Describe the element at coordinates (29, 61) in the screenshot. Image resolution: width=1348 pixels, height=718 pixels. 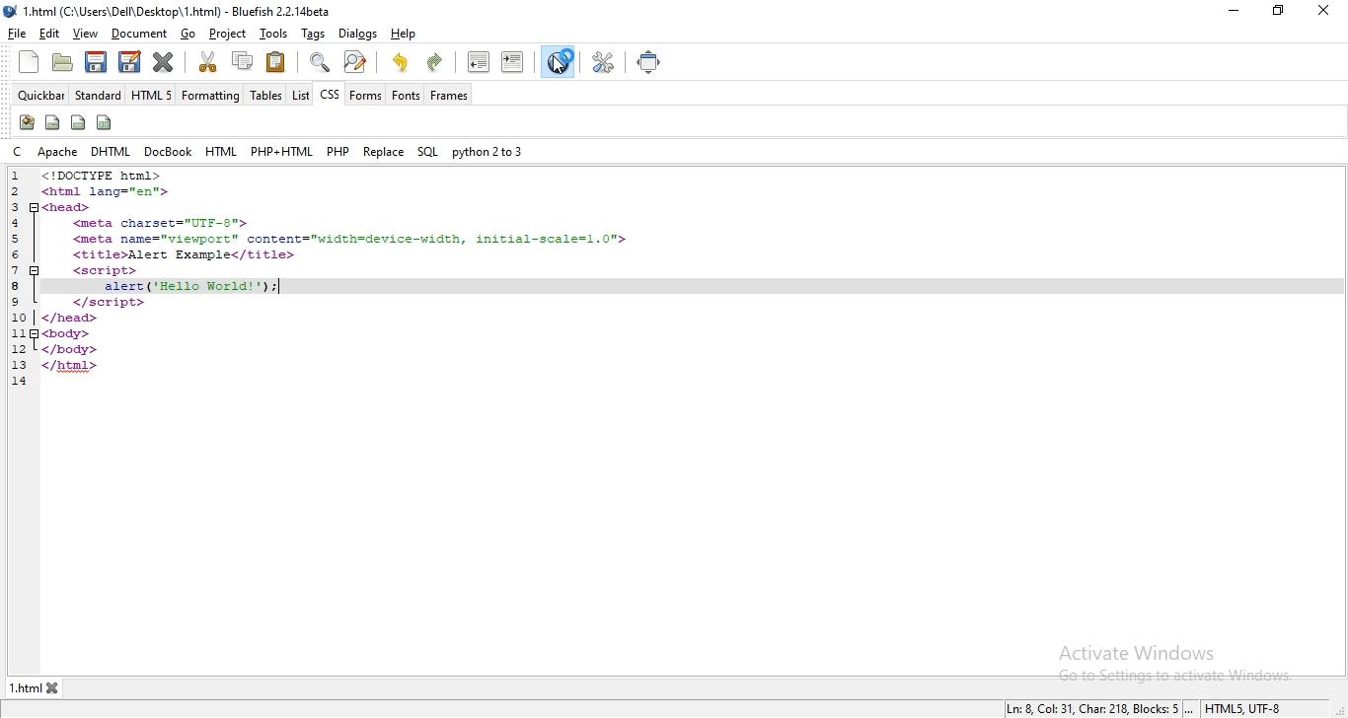
I see `new file` at that location.